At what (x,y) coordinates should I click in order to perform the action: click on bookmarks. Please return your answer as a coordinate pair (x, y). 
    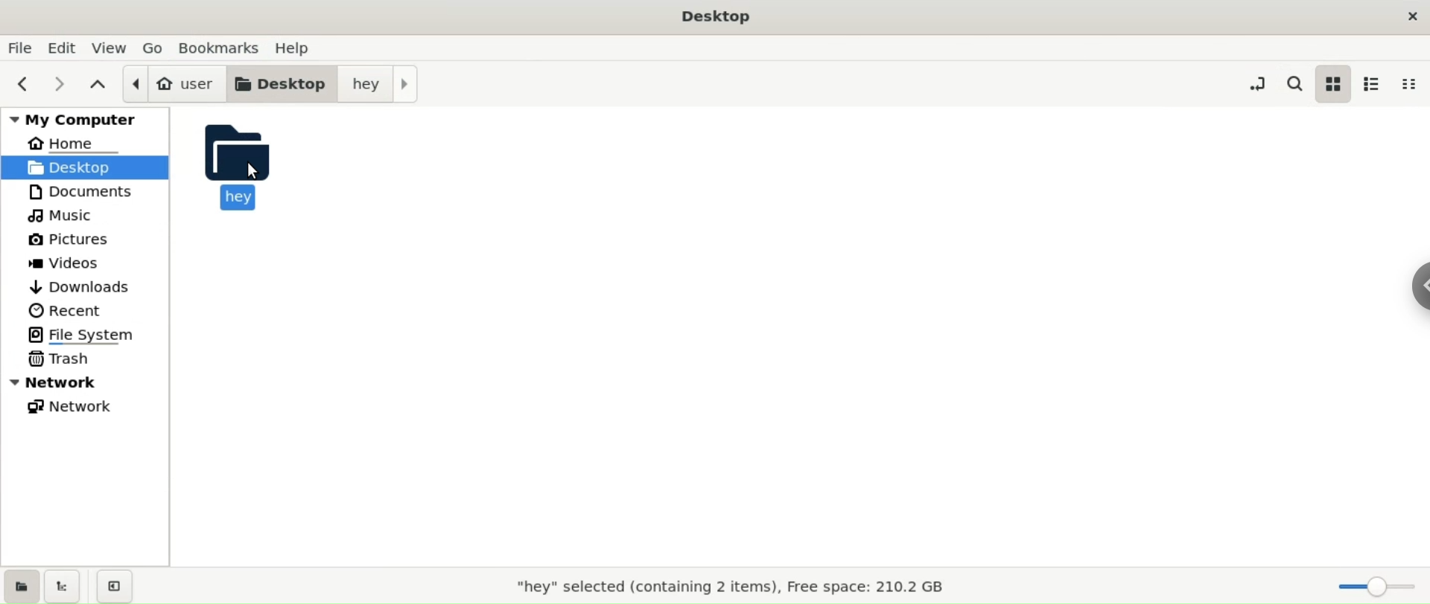
    Looking at the image, I should click on (219, 48).